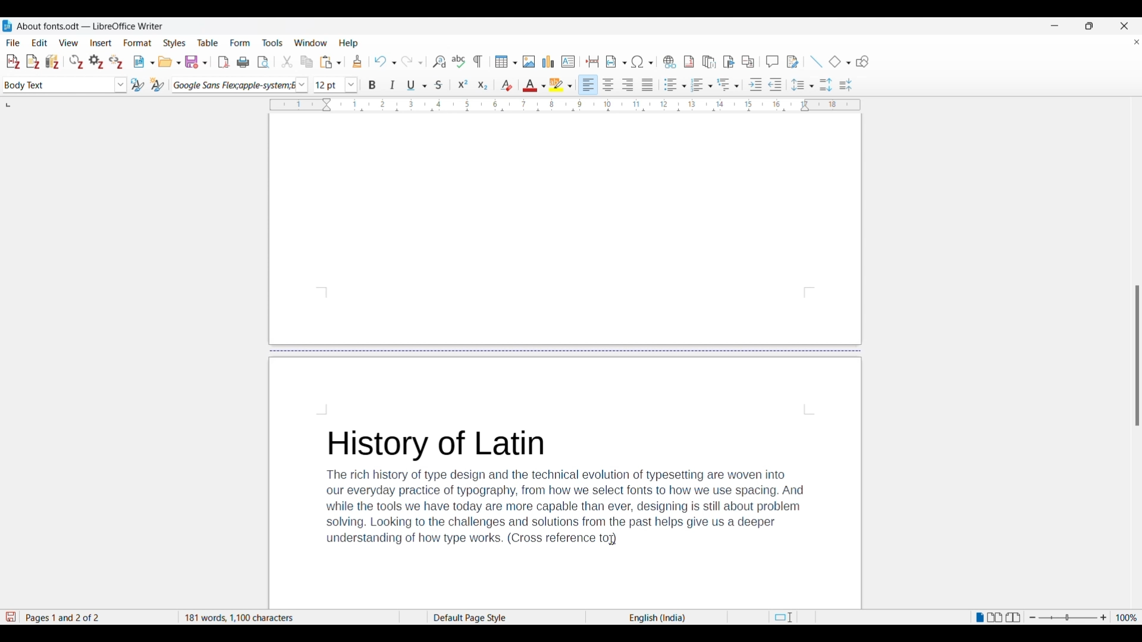 Image resolution: width=1142 pixels, height=642 pixels. Describe the element at coordinates (240, 43) in the screenshot. I see `Form menu` at that location.